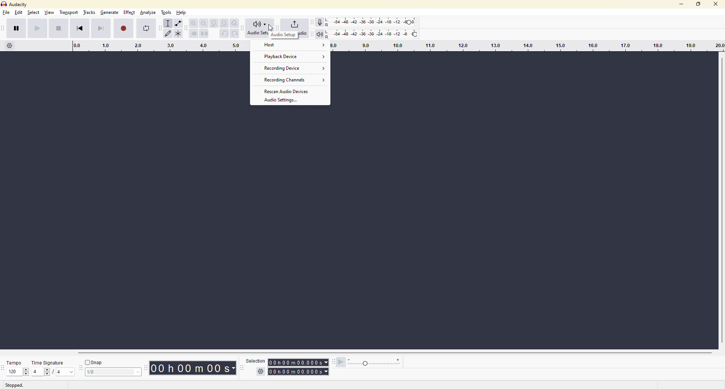 The width and height of the screenshot is (725, 389). Describe the element at coordinates (108, 13) in the screenshot. I see `generate` at that location.